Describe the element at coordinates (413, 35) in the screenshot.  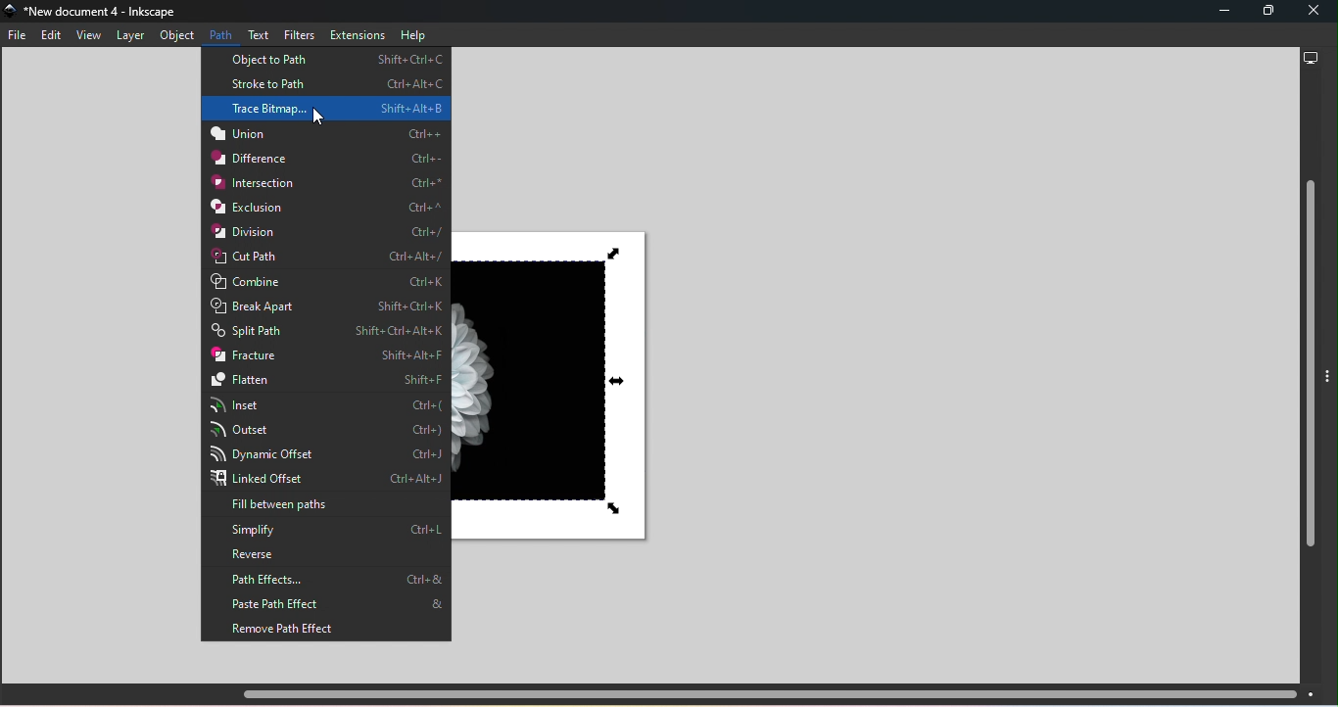
I see `Help` at that location.